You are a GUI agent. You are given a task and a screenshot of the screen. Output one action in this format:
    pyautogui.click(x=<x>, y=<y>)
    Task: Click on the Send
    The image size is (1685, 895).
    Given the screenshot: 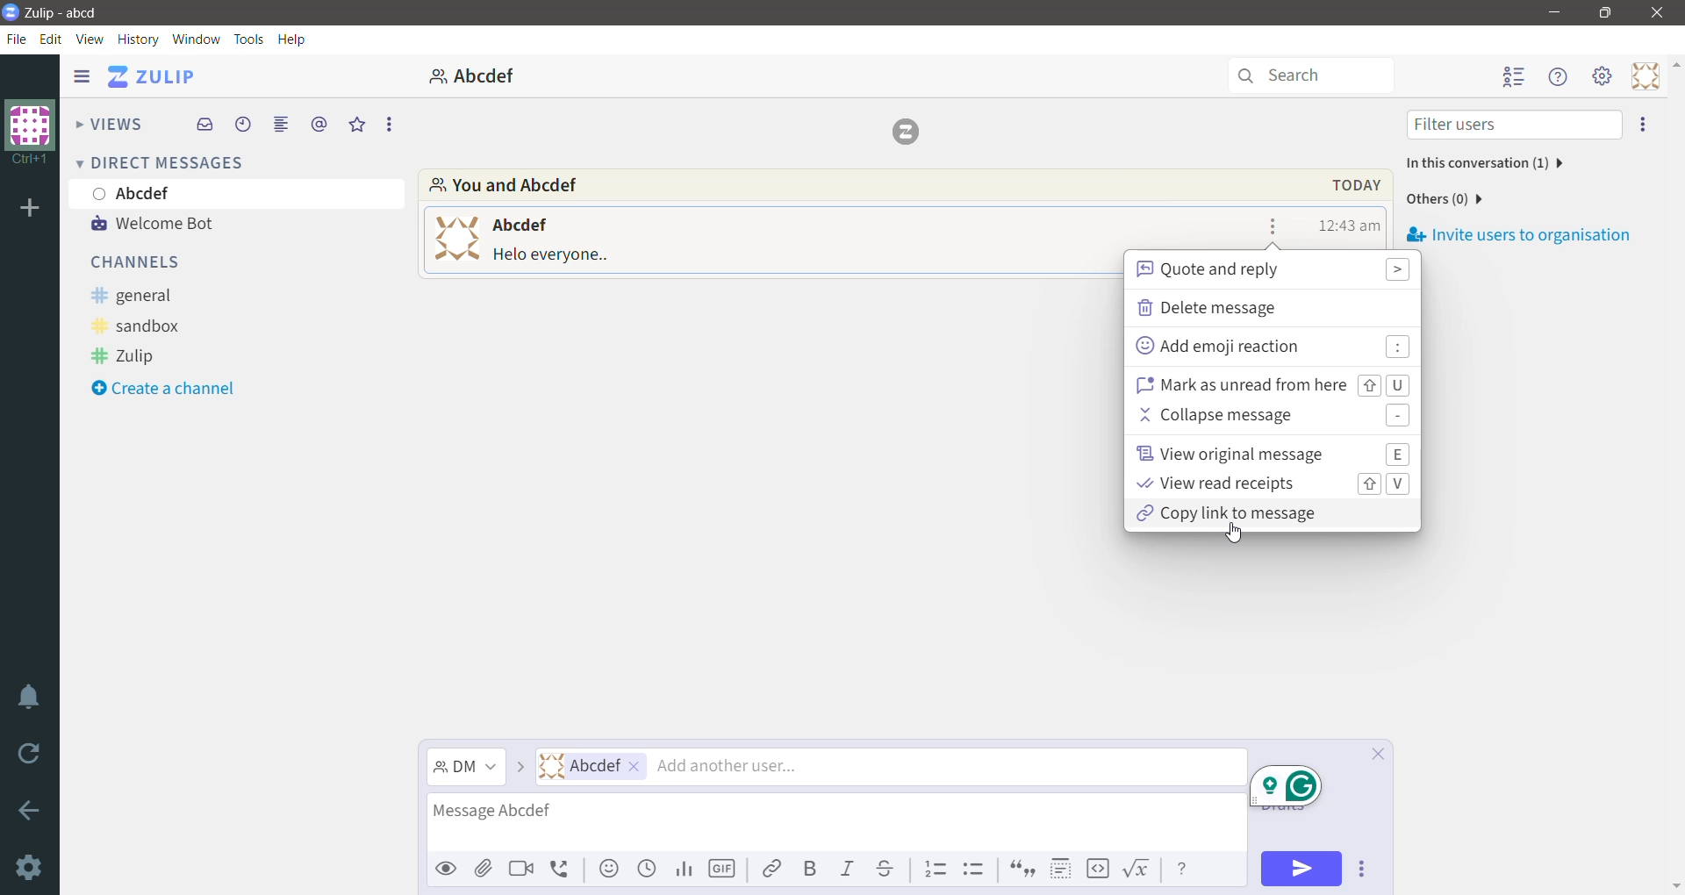 What is the action you would take?
    pyautogui.click(x=1301, y=869)
    